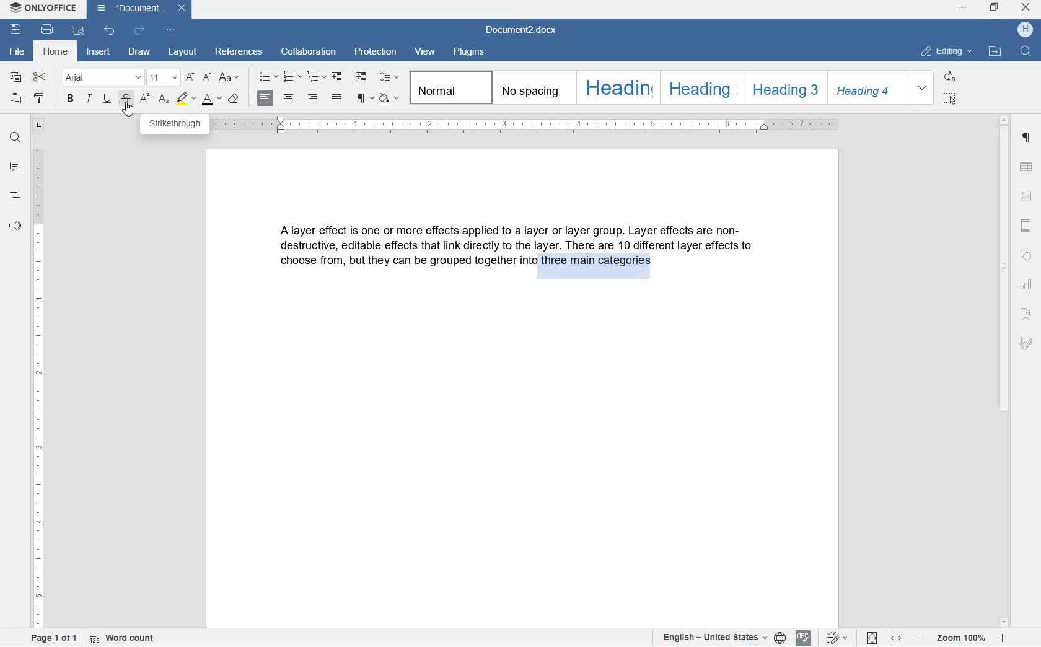 This screenshot has width=1041, height=647. Describe the element at coordinates (128, 110) in the screenshot. I see `CURSOR` at that location.